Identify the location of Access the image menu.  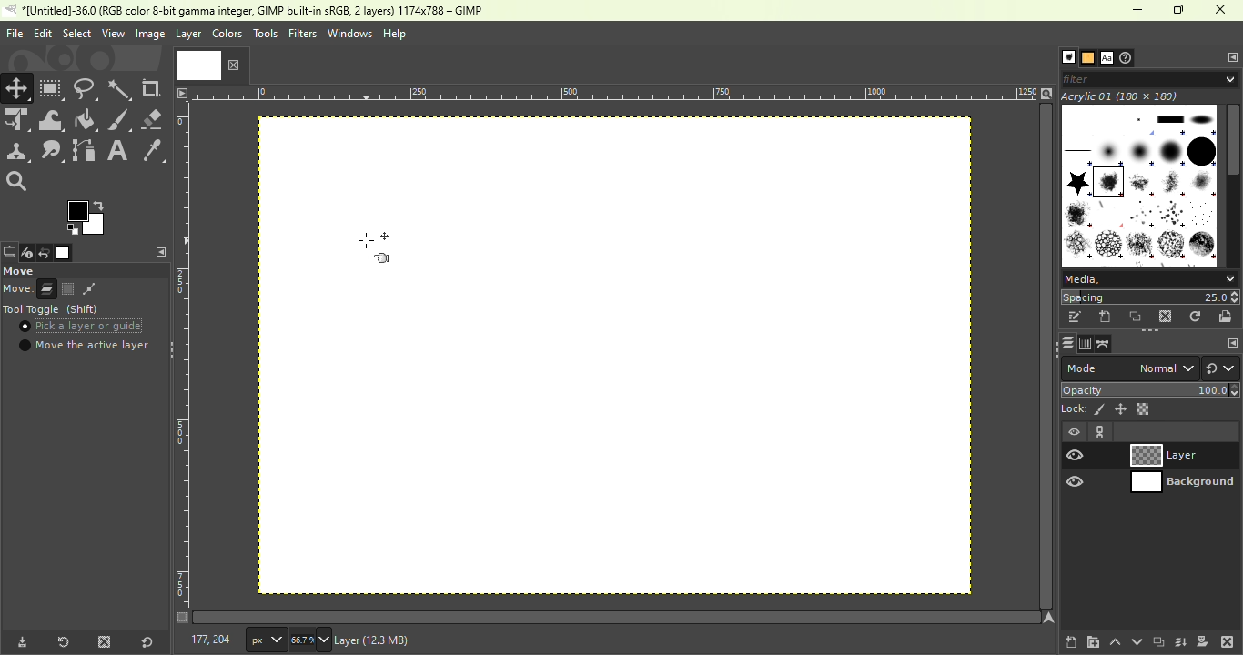
(182, 92).